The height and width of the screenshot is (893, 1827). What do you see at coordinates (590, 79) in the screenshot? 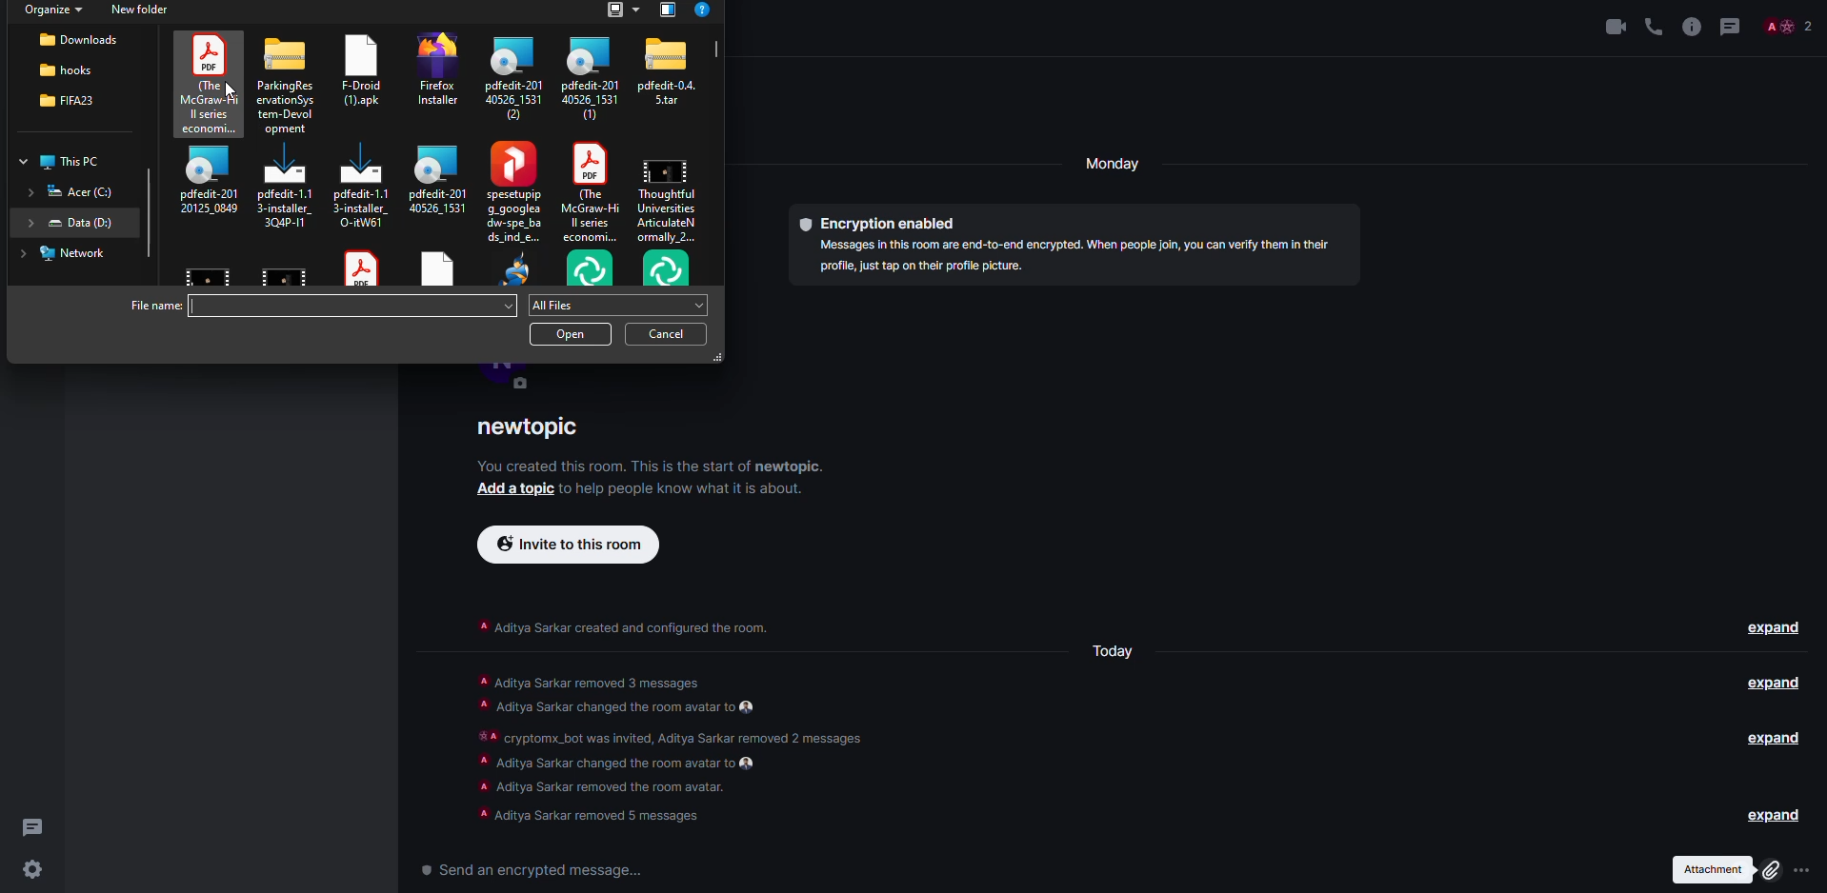
I see `file` at bounding box center [590, 79].